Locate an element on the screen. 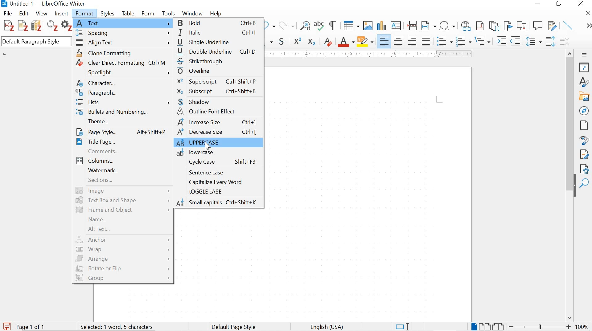 This screenshot has width=592, height=331. manage changes is located at coordinates (584, 155).